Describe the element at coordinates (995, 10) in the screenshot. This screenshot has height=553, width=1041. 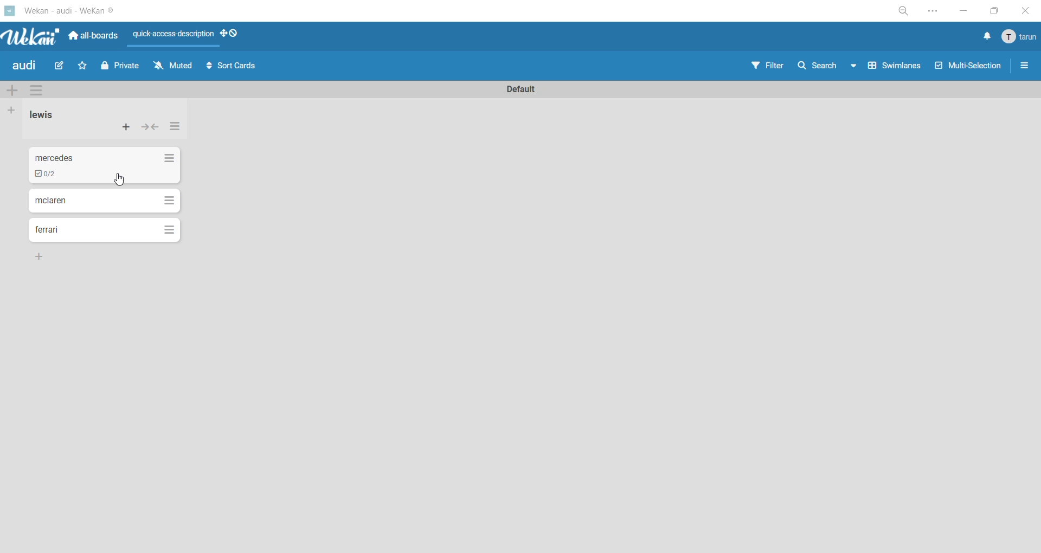
I see `maximize` at that location.